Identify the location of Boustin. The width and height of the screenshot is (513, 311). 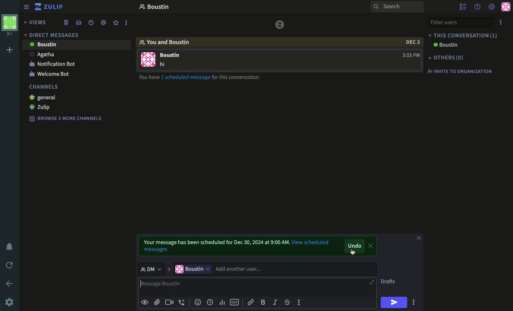
(43, 44).